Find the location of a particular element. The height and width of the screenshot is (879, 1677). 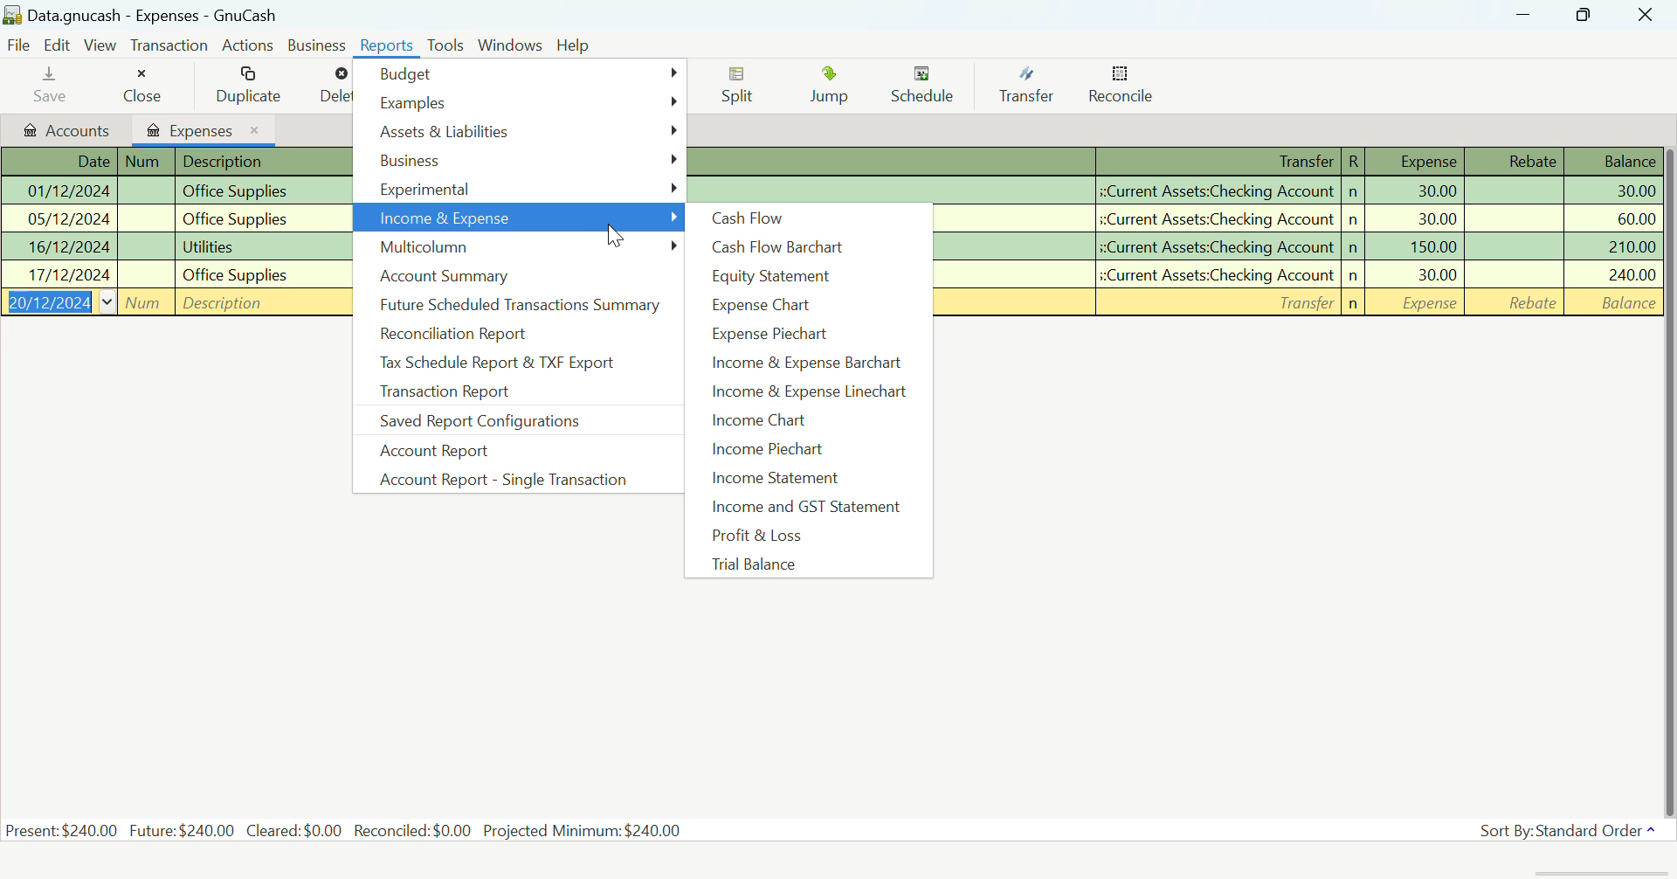

Reconciliation Report is located at coordinates (509, 331).